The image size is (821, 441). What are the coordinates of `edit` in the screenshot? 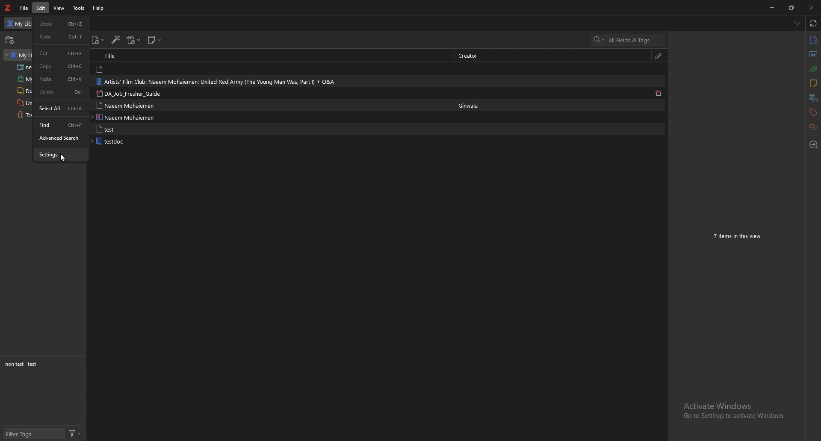 It's located at (41, 8).